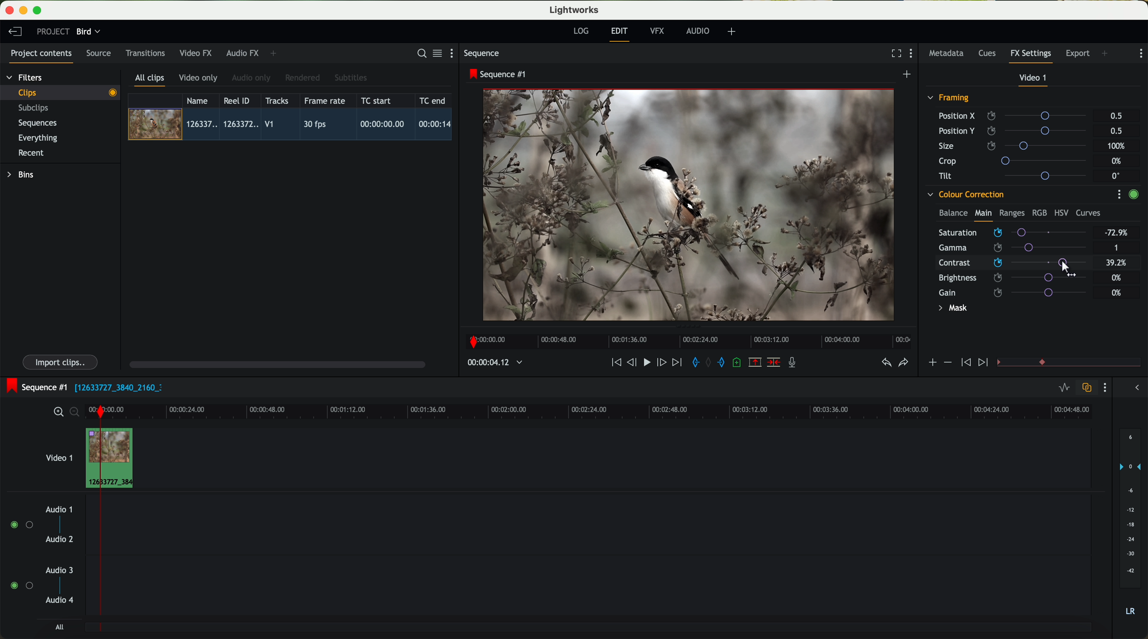 The width and height of the screenshot is (1148, 639). Describe the element at coordinates (949, 99) in the screenshot. I see `framing` at that location.